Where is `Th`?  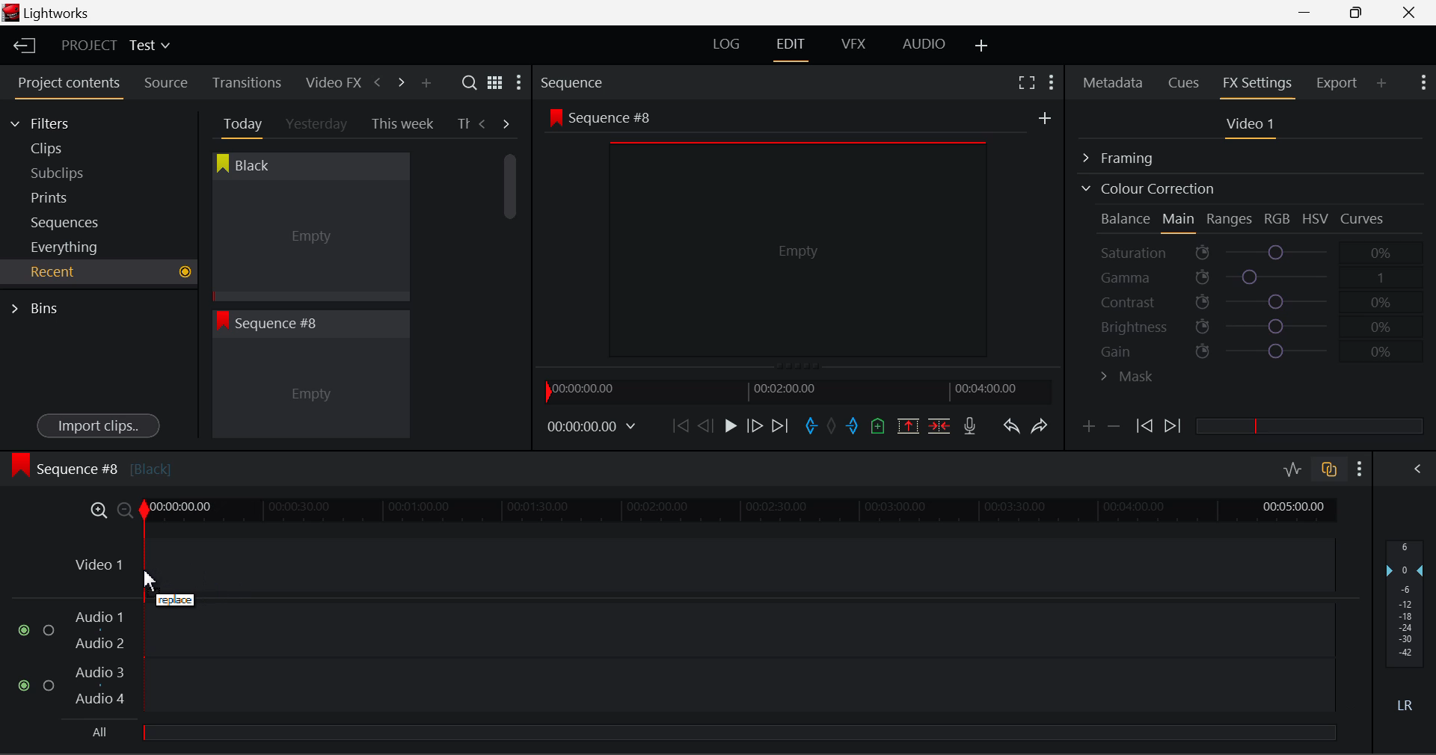
Th is located at coordinates (460, 125).